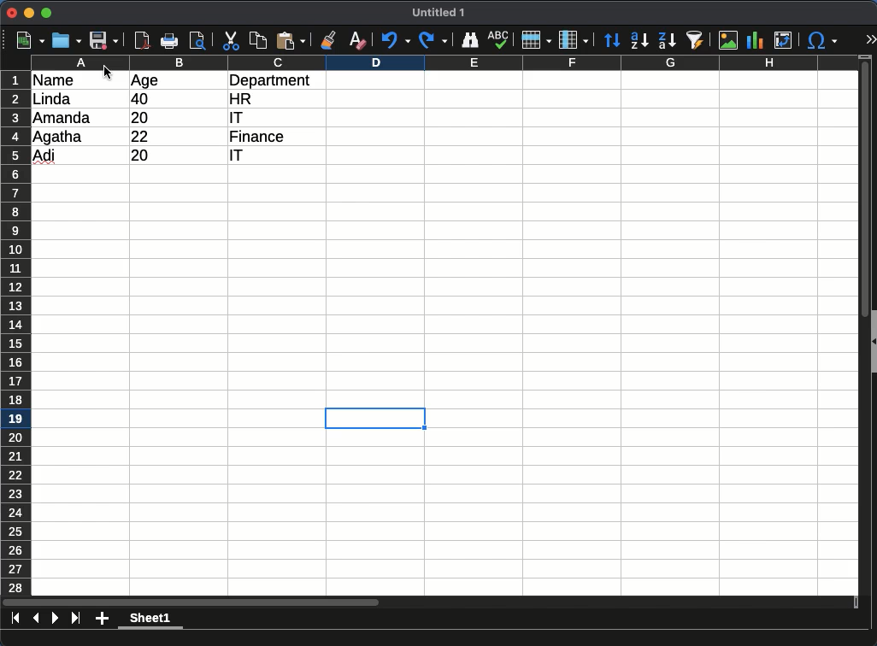 The width and height of the screenshot is (877, 646). What do you see at coordinates (291, 40) in the screenshot?
I see `paste` at bounding box center [291, 40].